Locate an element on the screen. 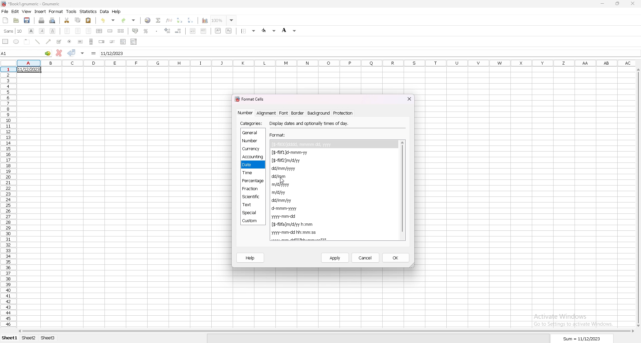 This screenshot has width=641, height=343. statistics is located at coordinates (89, 11).